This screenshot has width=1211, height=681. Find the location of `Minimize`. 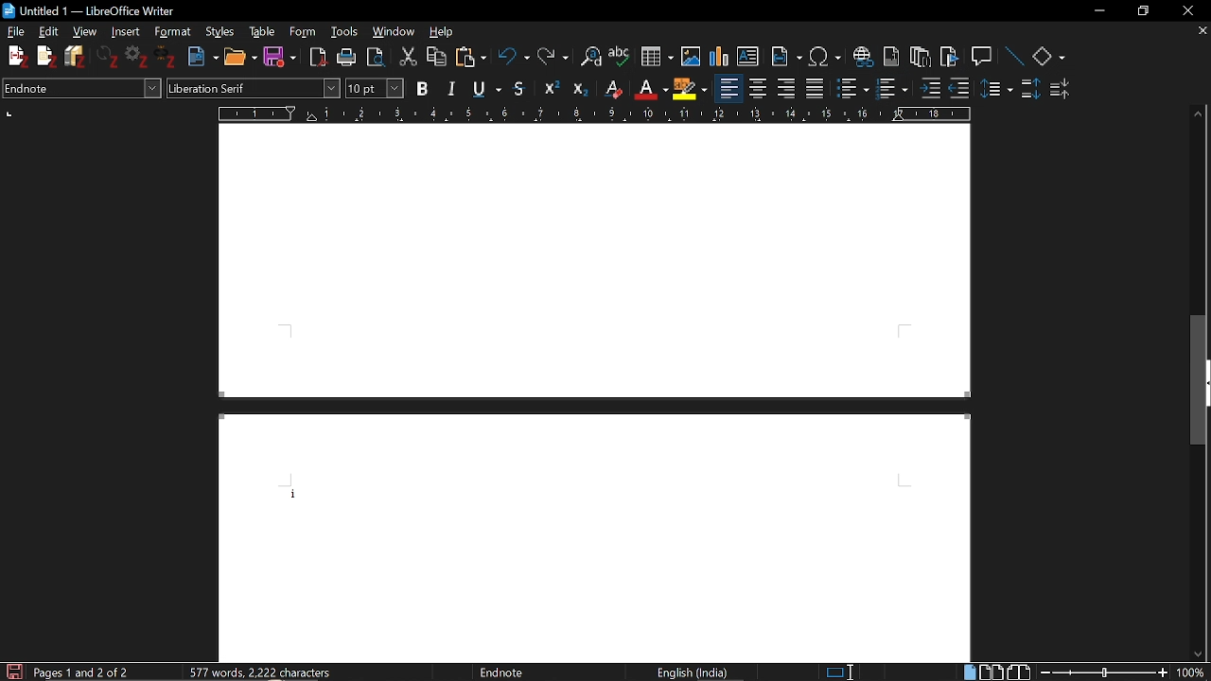

Minimize is located at coordinates (1096, 12).